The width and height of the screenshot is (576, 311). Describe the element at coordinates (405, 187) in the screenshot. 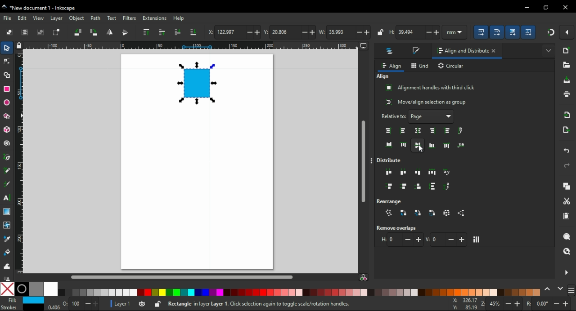

I see `distribute vertically with even spacing between centers` at that location.